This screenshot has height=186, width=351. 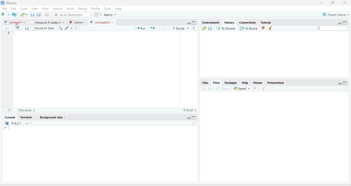 I want to click on Clear all plots, so click(x=264, y=88).